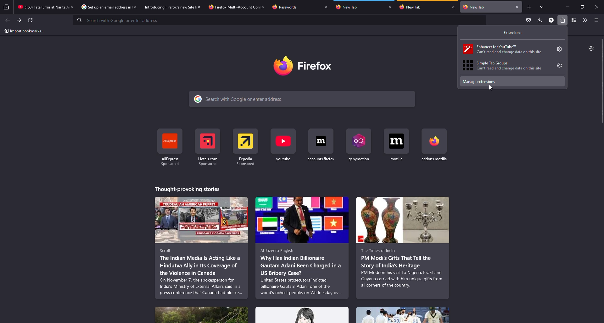 This screenshot has width=604, height=323. I want to click on stories, so click(301, 248).